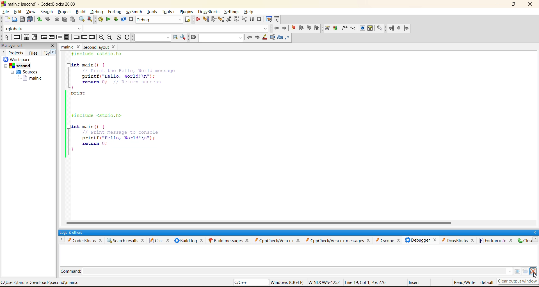  I want to click on next bookmark, so click(309, 28).